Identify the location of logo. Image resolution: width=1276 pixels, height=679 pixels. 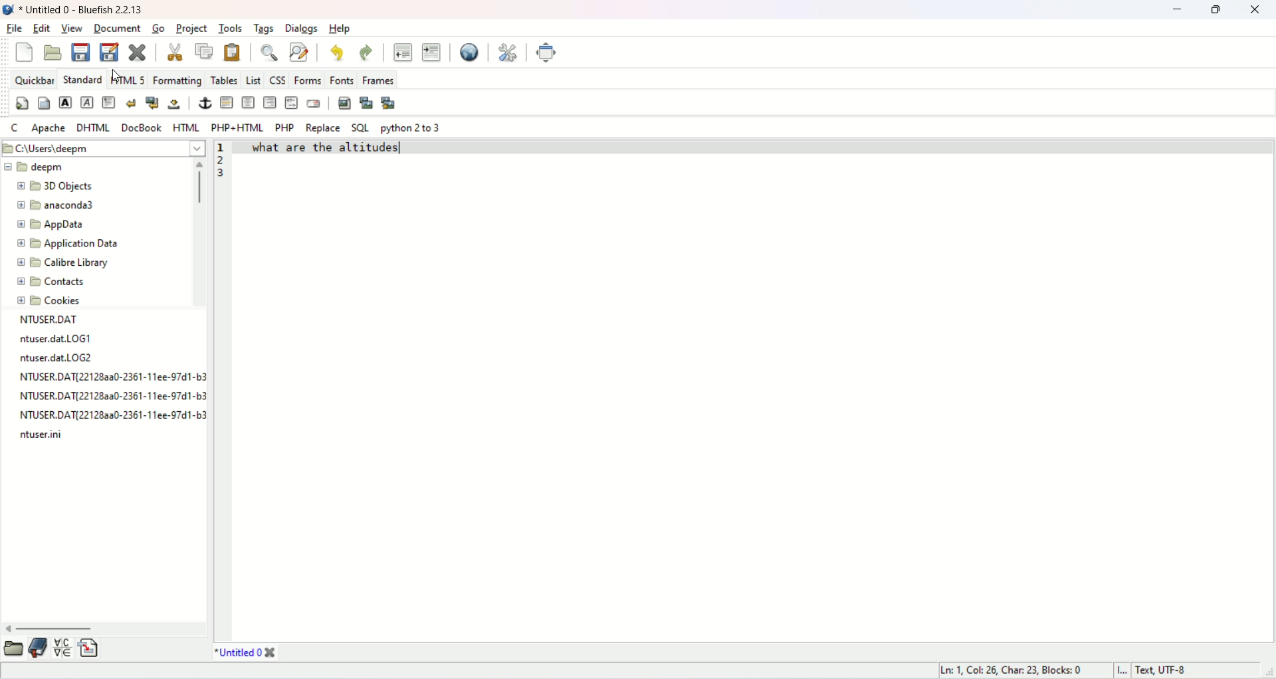
(8, 9).